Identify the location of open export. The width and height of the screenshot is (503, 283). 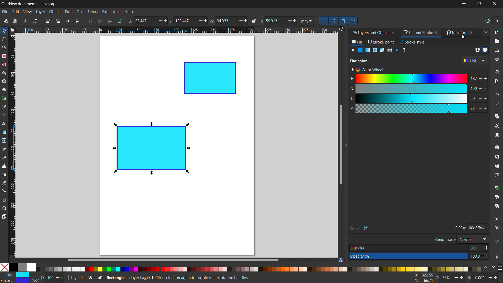
(497, 81).